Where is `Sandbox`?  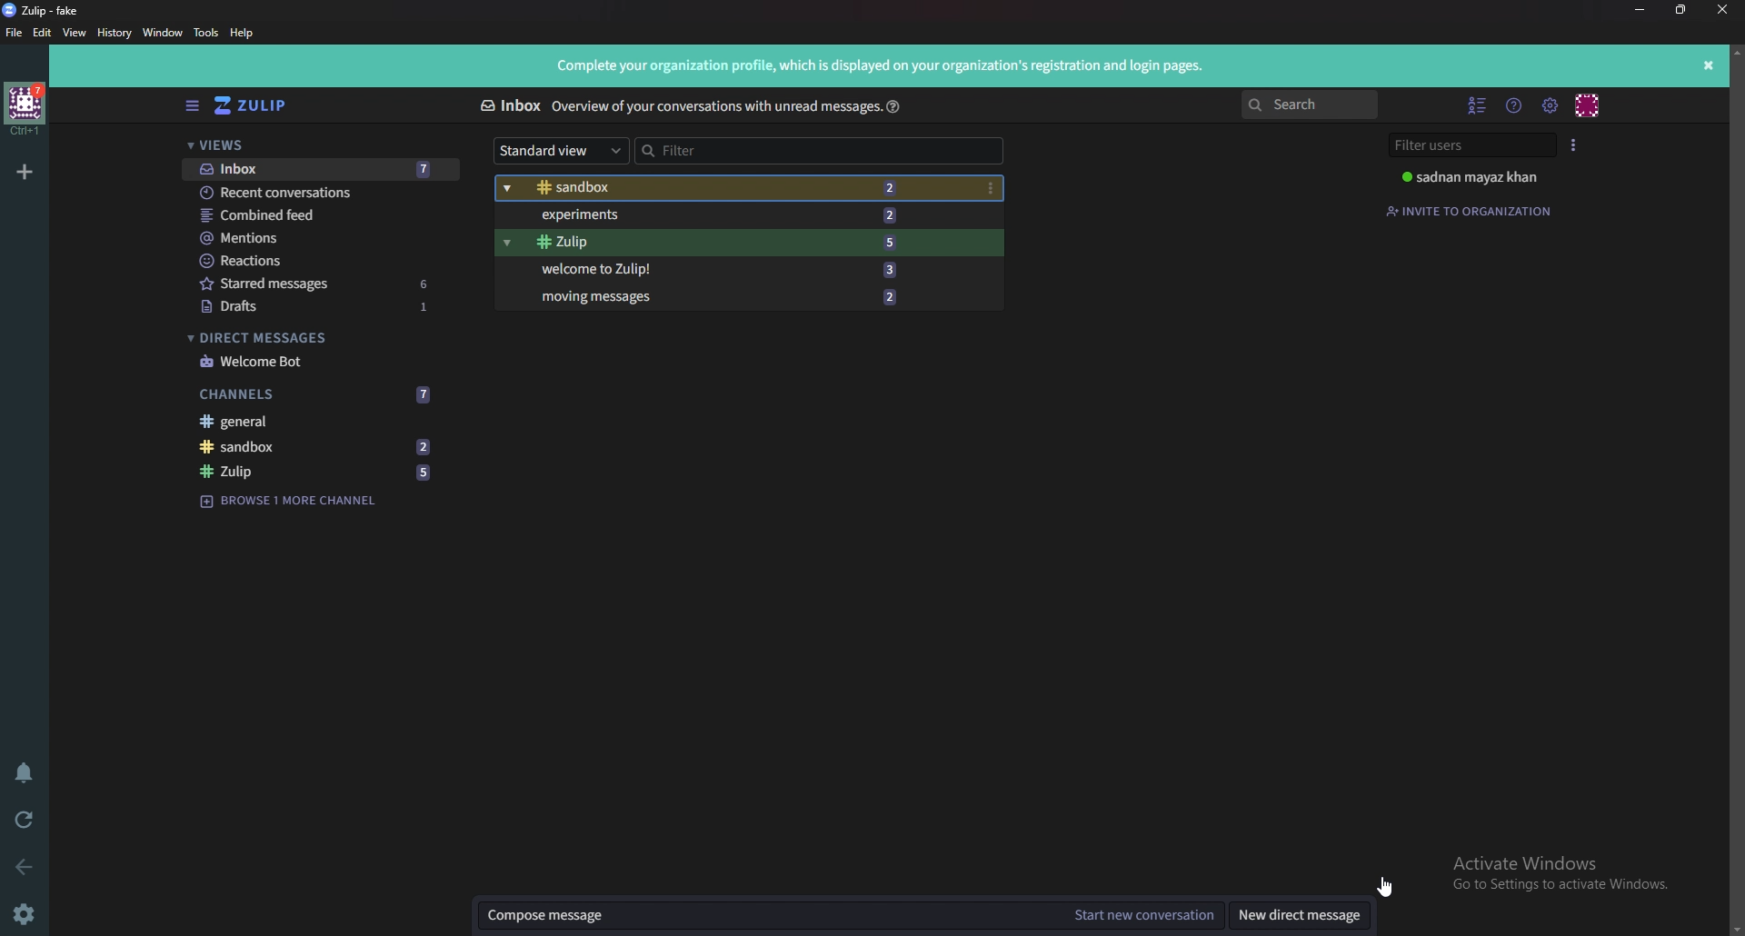 Sandbox is located at coordinates (317, 447).